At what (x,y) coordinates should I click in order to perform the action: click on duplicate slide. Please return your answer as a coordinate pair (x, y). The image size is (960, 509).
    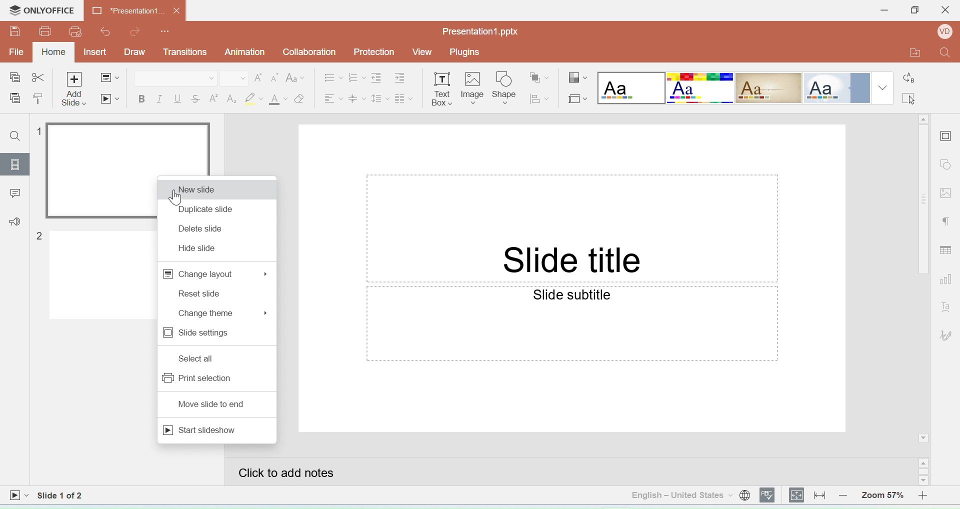
    Looking at the image, I should click on (206, 211).